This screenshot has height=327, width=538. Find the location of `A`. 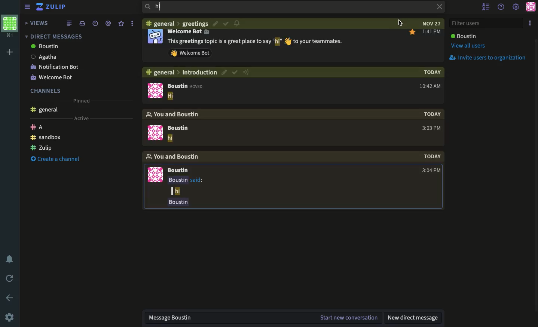

A is located at coordinates (37, 127).